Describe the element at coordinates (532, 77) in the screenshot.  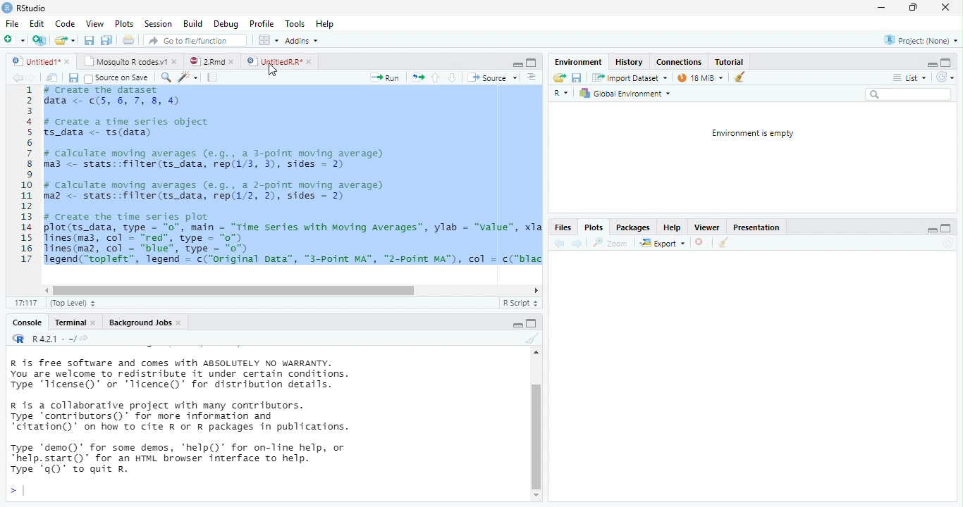
I see `Document outline` at that location.